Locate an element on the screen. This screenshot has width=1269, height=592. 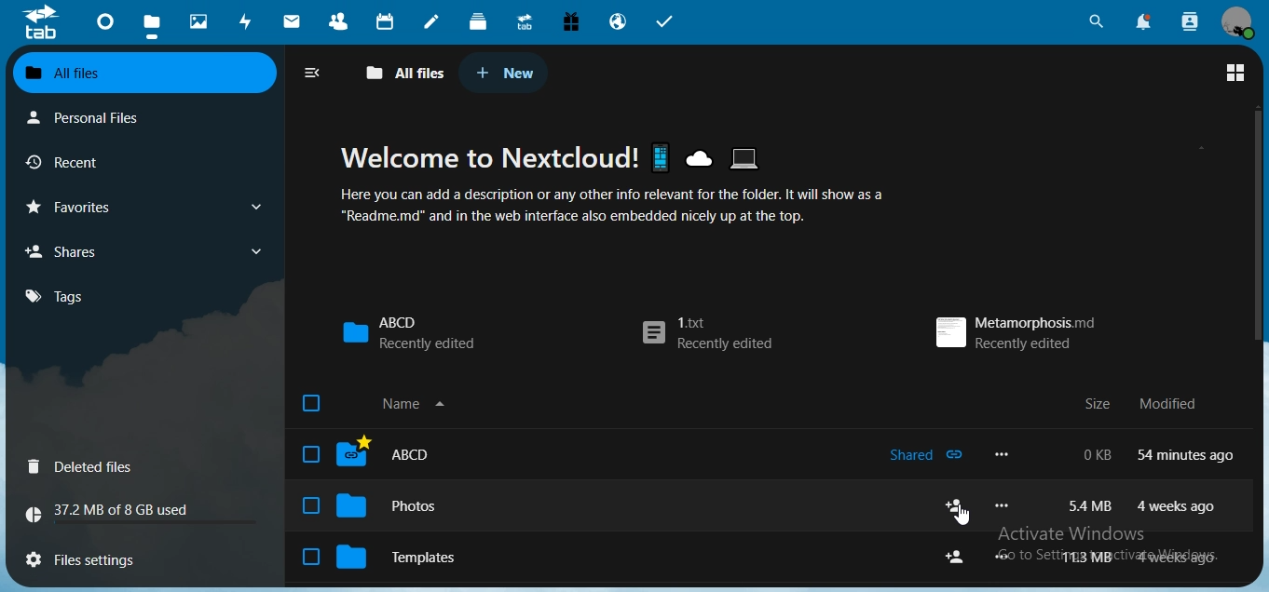
notes is located at coordinates (430, 22).